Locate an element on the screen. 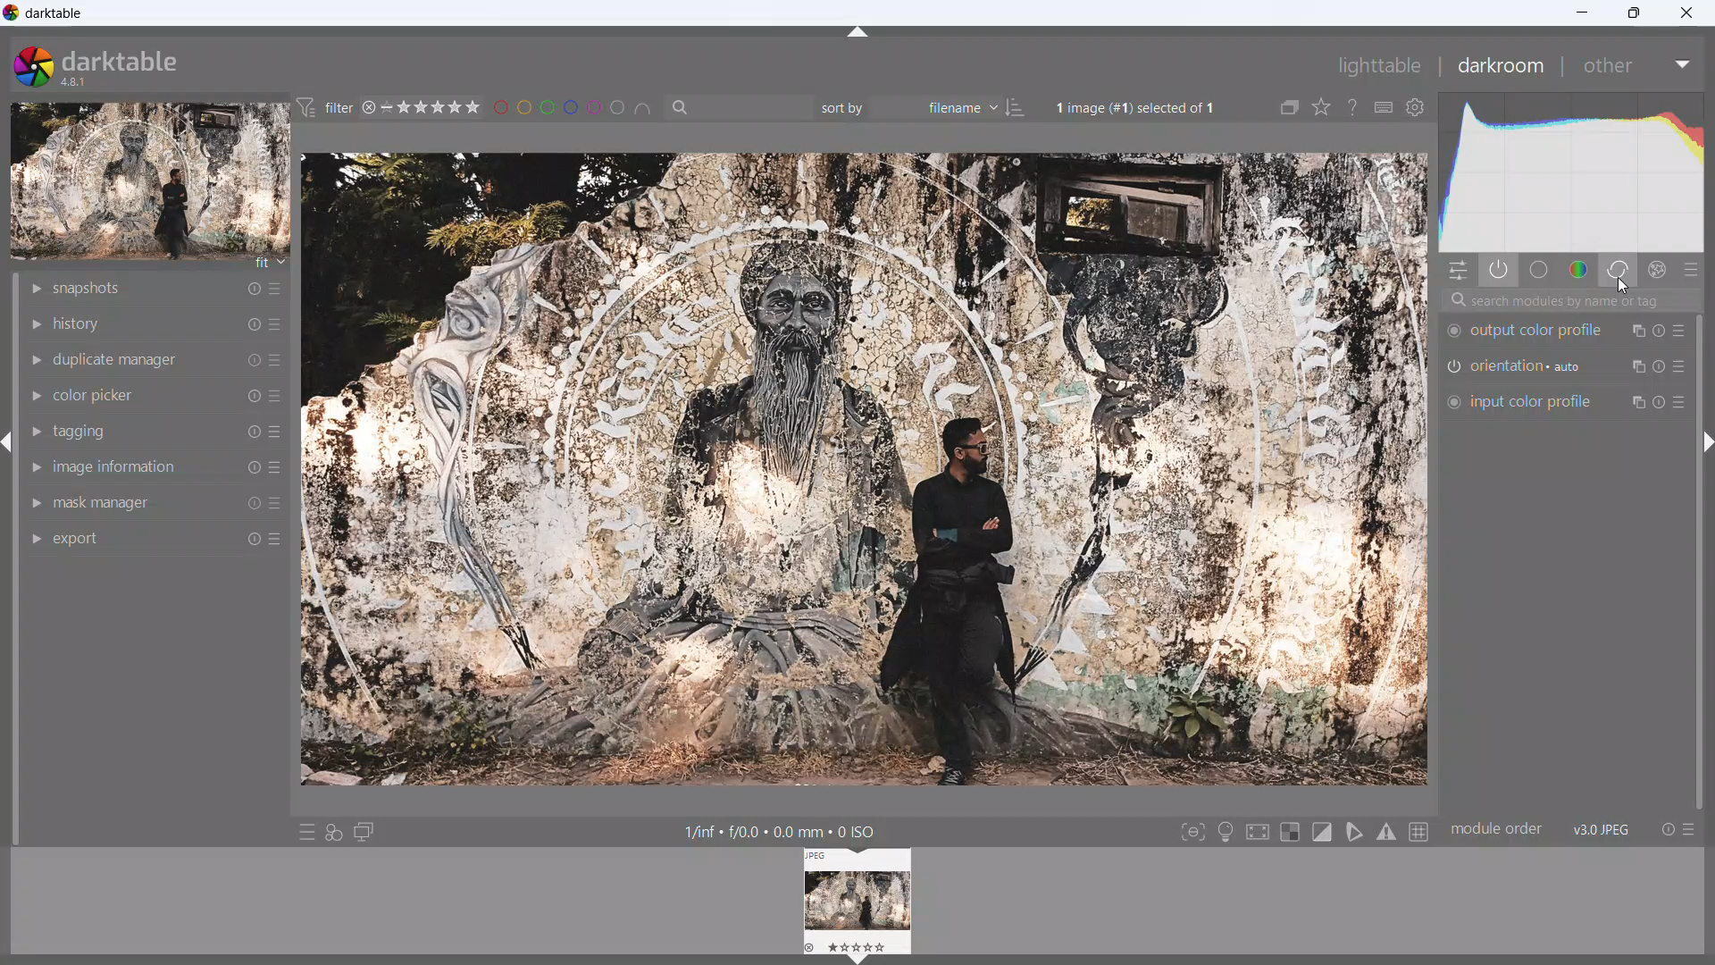 The image size is (1715, 965). more options is located at coordinates (278, 535).